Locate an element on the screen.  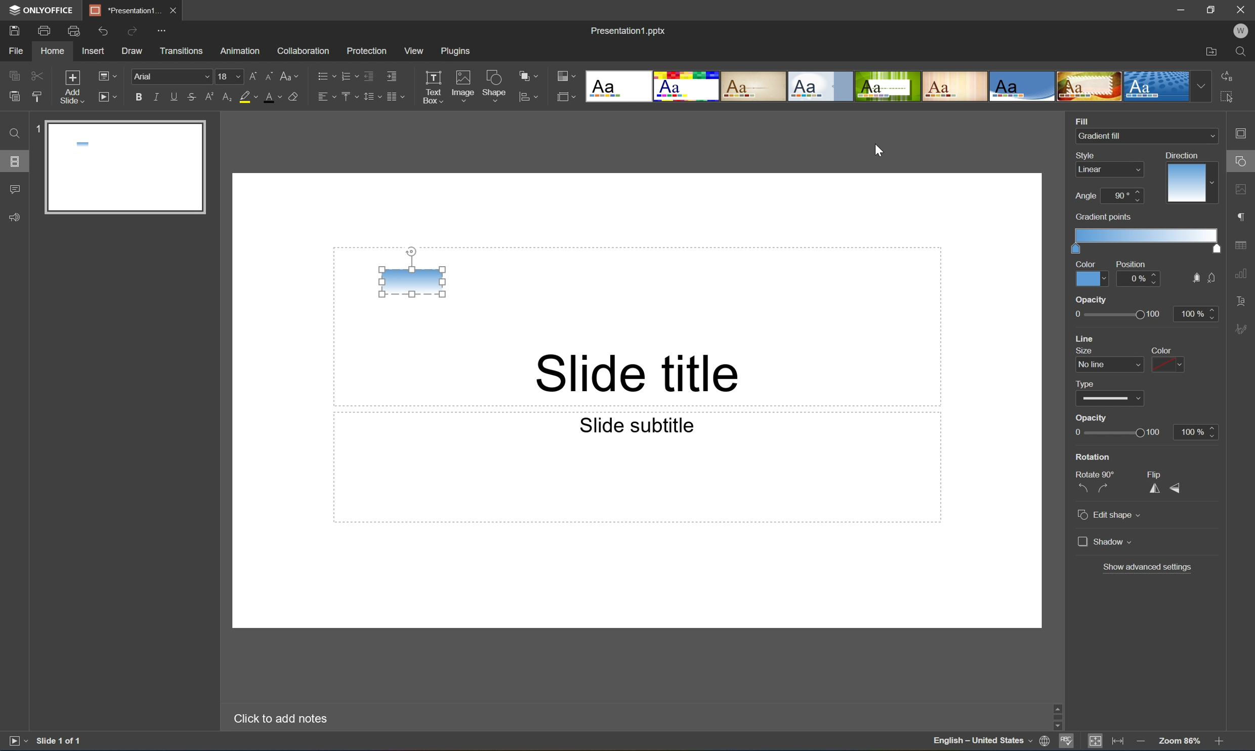
Gradient fill is located at coordinates (412, 283).